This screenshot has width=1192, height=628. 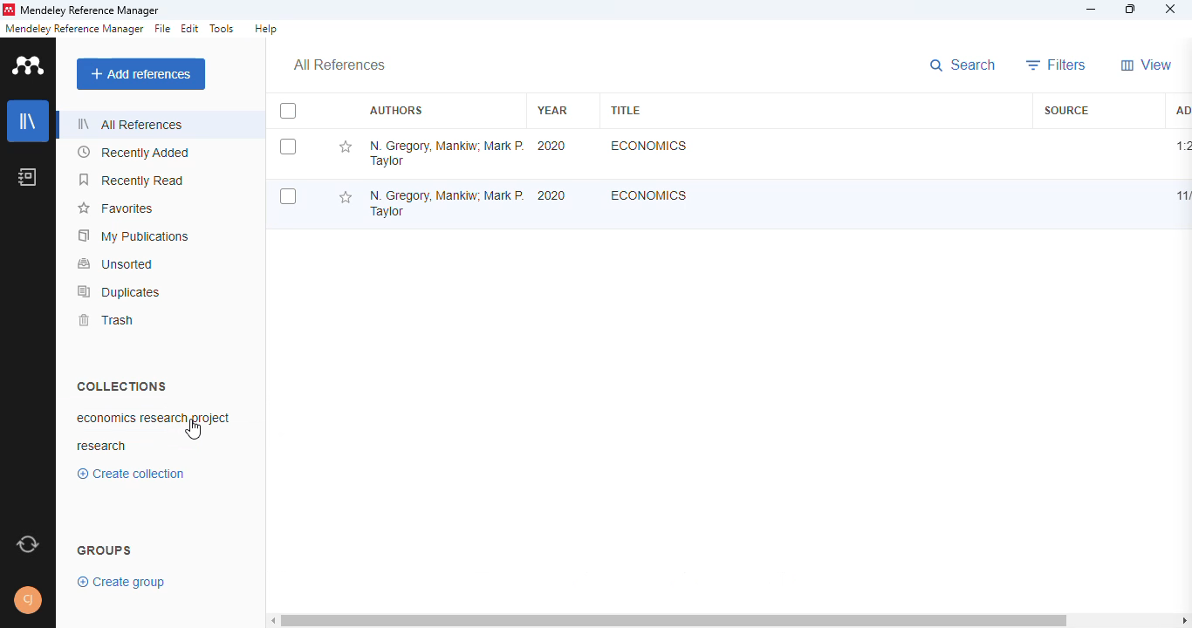 I want to click on create collection, so click(x=135, y=474).